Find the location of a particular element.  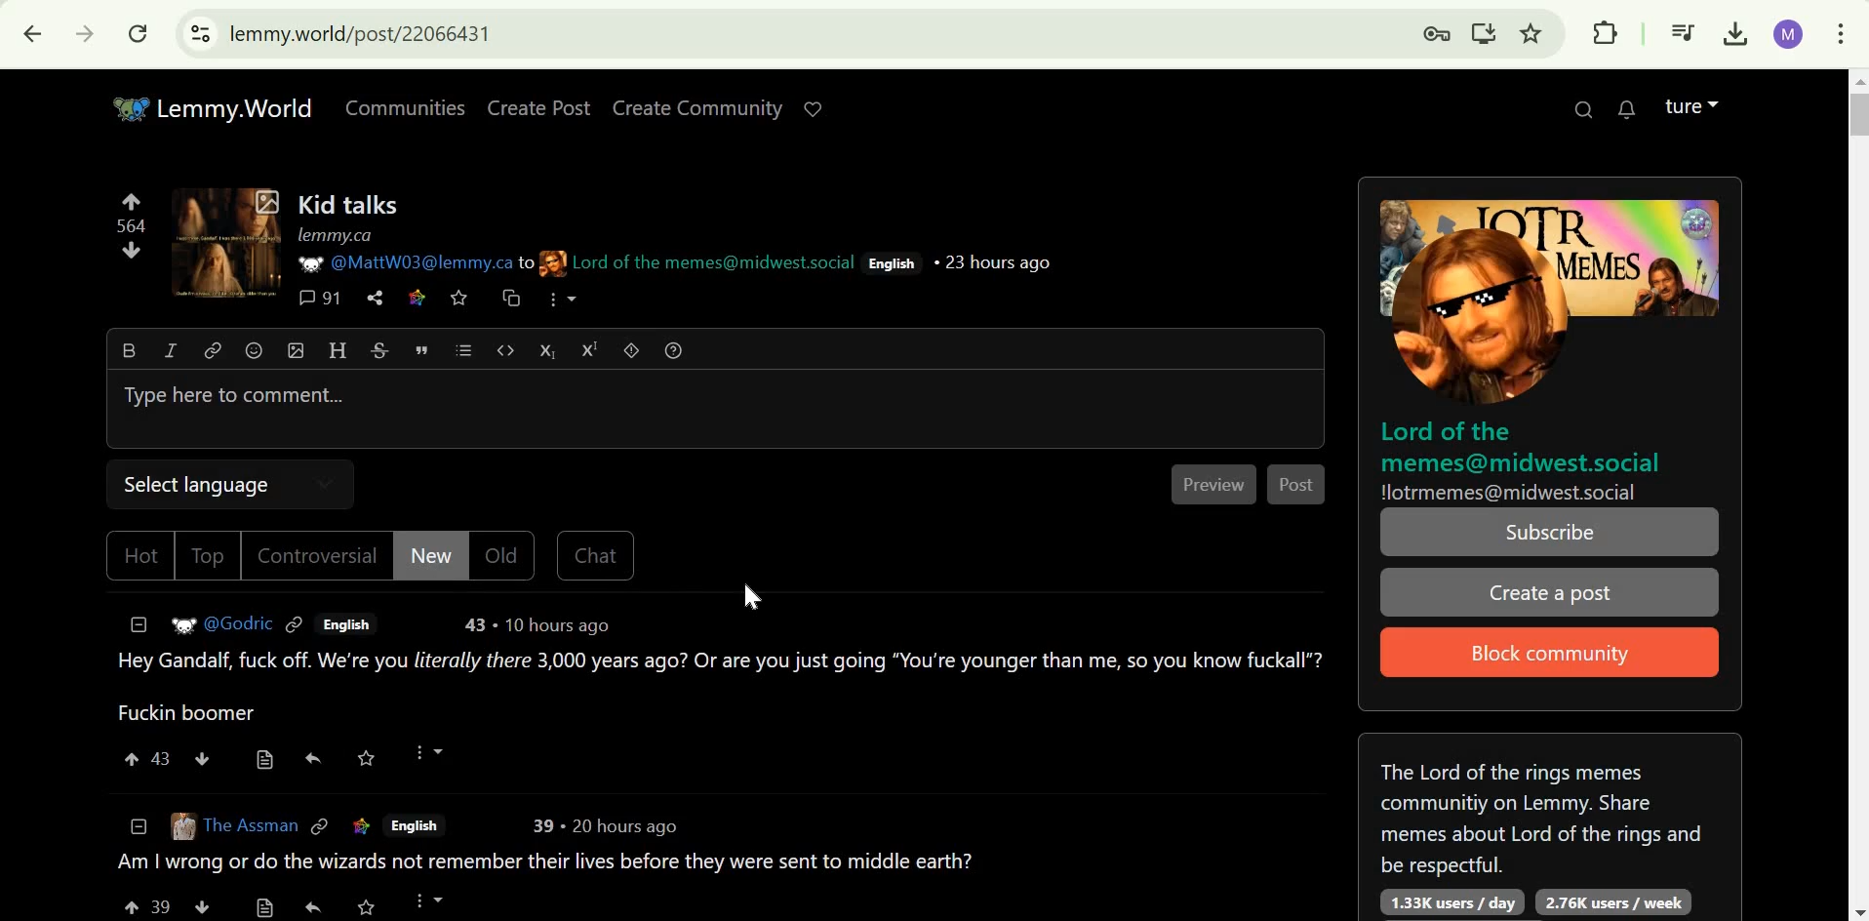

Post is located at coordinates (1296, 486).